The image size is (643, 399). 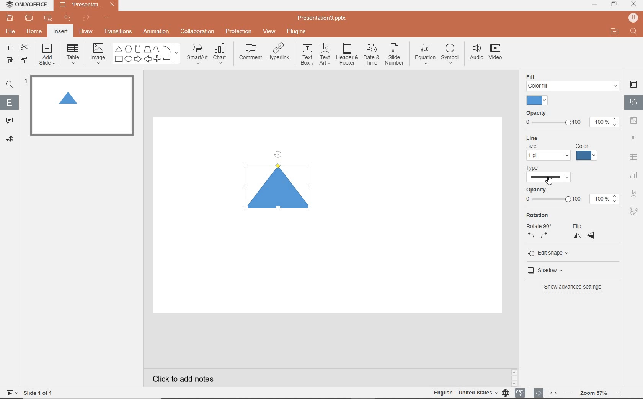 I want to click on COLLABORATION, so click(x=200, y=32).